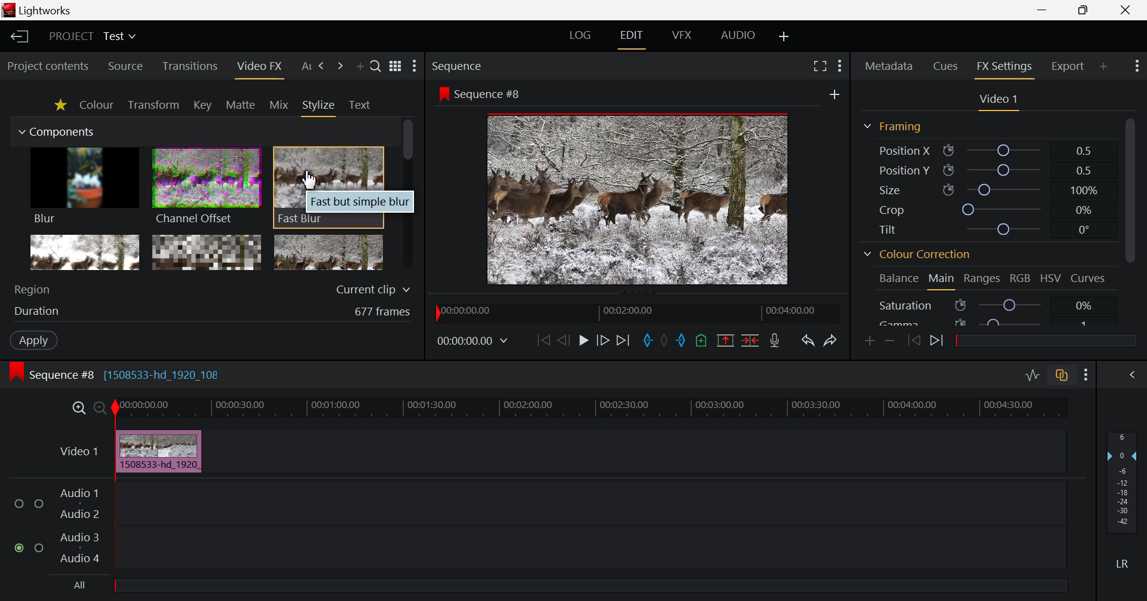 The width and height of the screenshot is (1147, 601). I want to click on Sequence #8 Preview Screen, so click(639, 200).